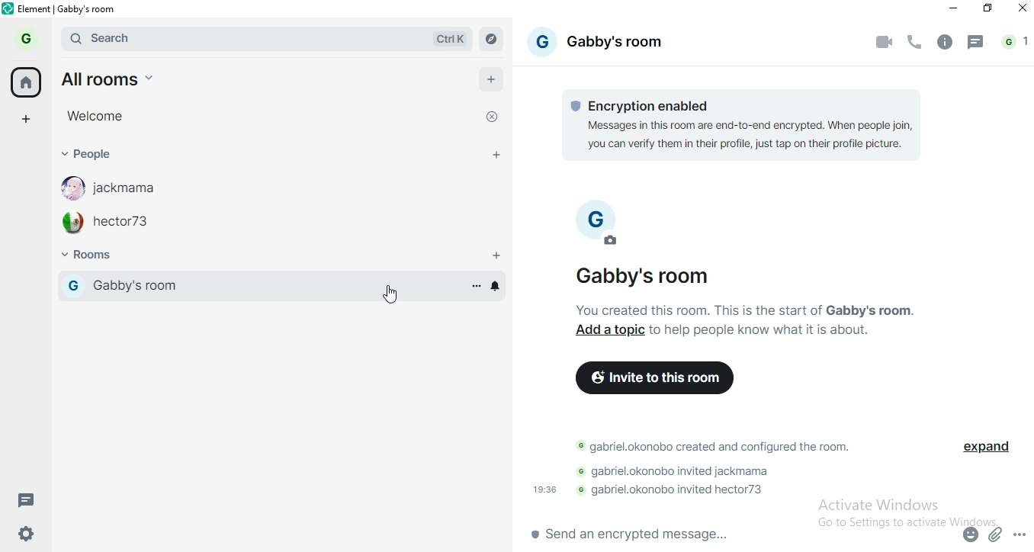  Describe the element at coordinates (31, 119) in the screenshot. I see `add space` at that location.